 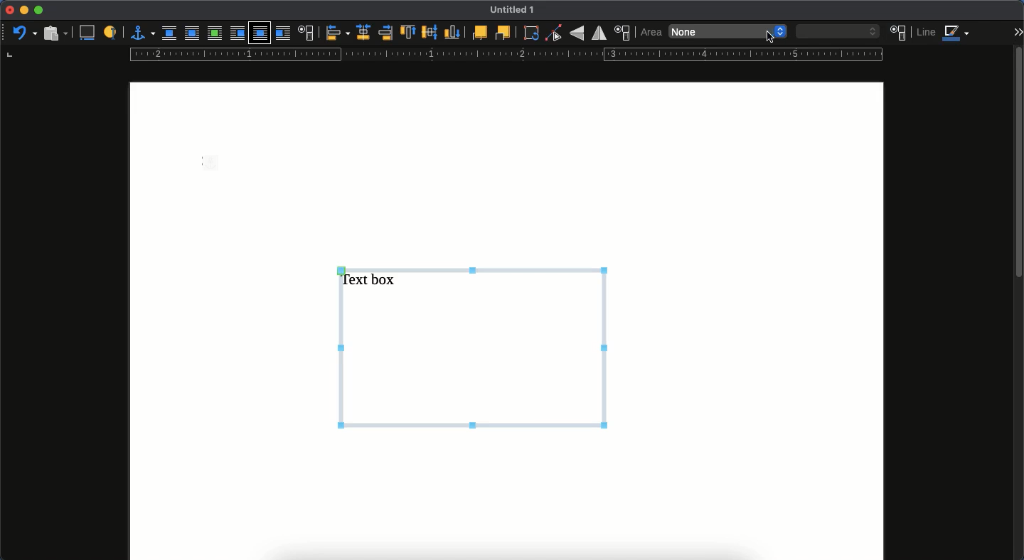 I want to click on right, so click(x=385, y=33).